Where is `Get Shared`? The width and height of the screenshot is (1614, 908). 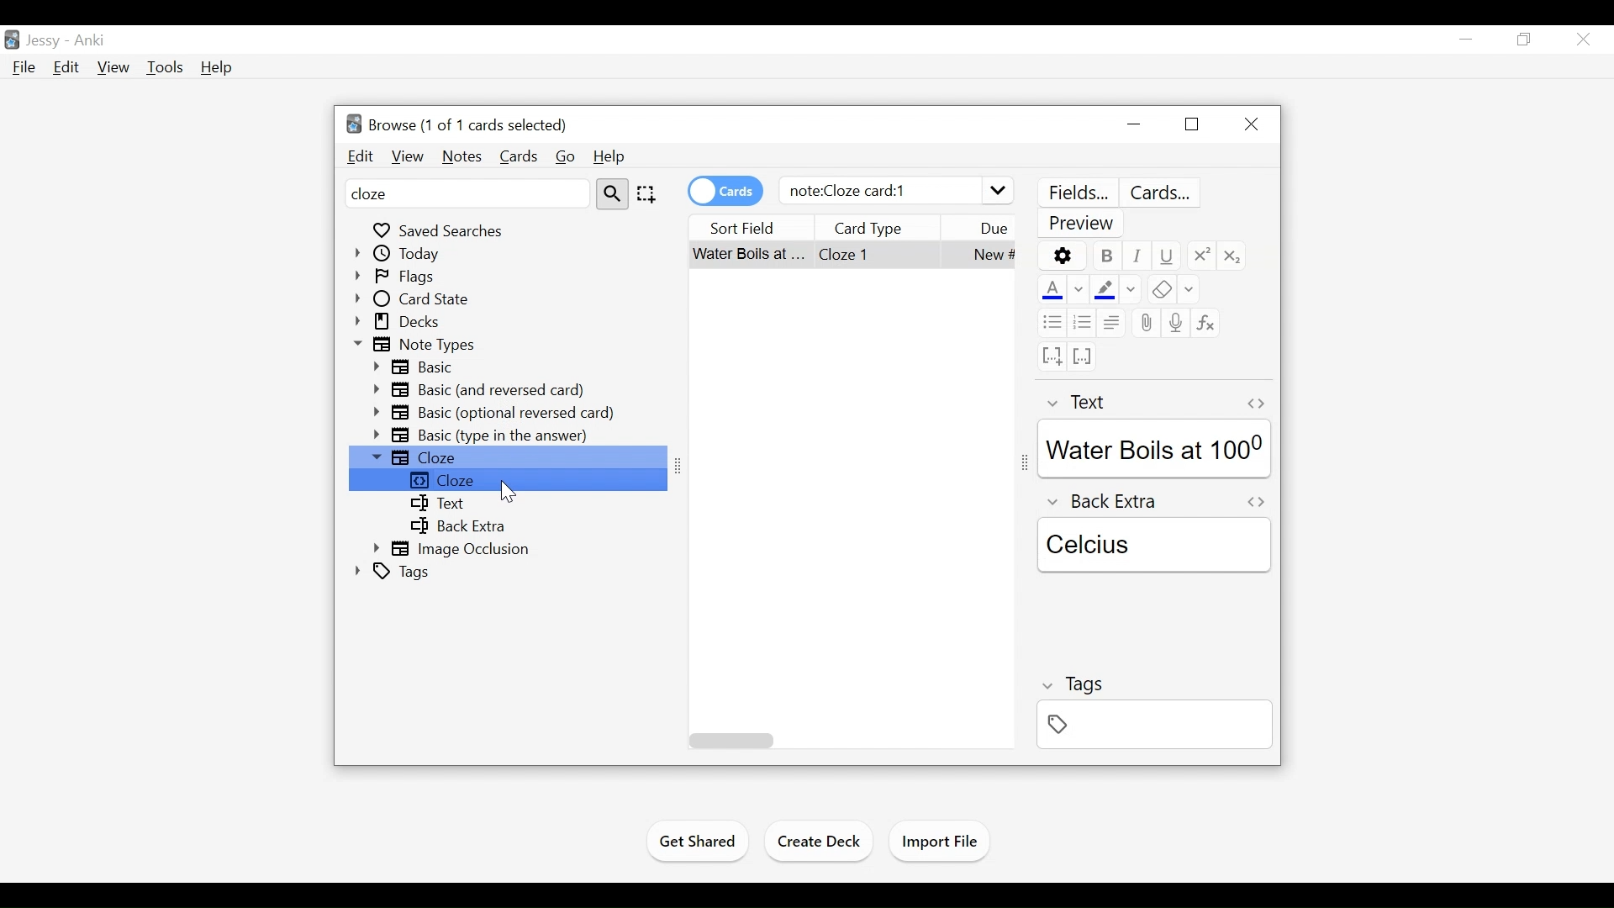 Get Shared is located at coordinates (695, 843).